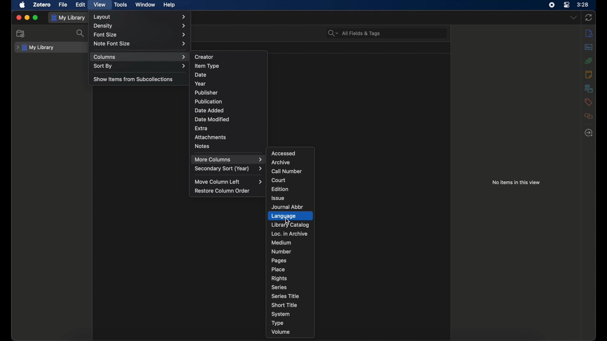 This screenshot has width=607, height=341. What do you see at coordinates (354, 33) in the screenshot?
I see `all fields & tags` at bounding box center [354, 33].